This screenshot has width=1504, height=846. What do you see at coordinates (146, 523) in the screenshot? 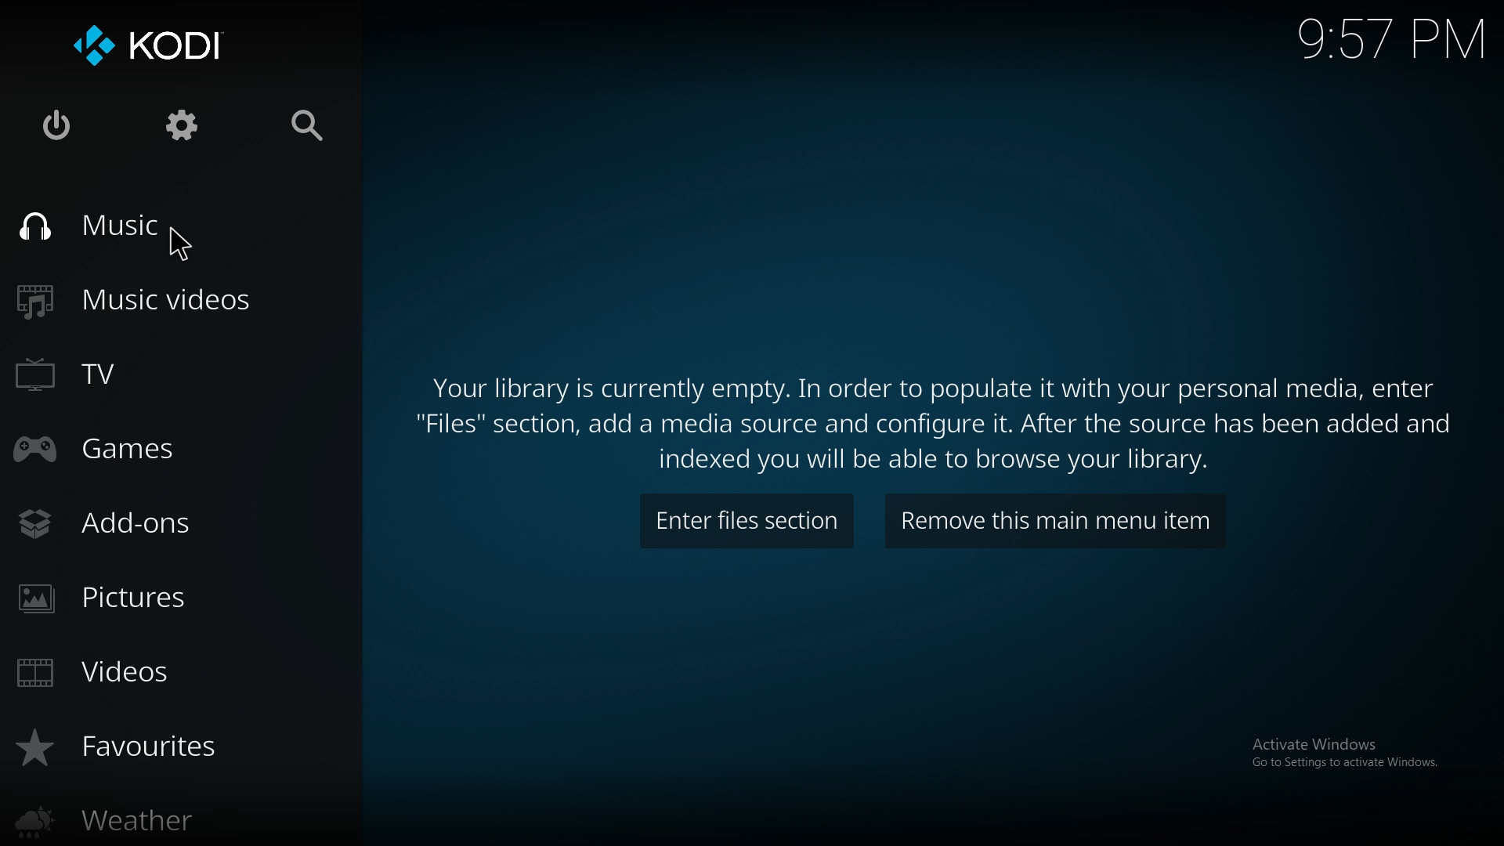
I see `add ons` at bounding box center [146, 523].